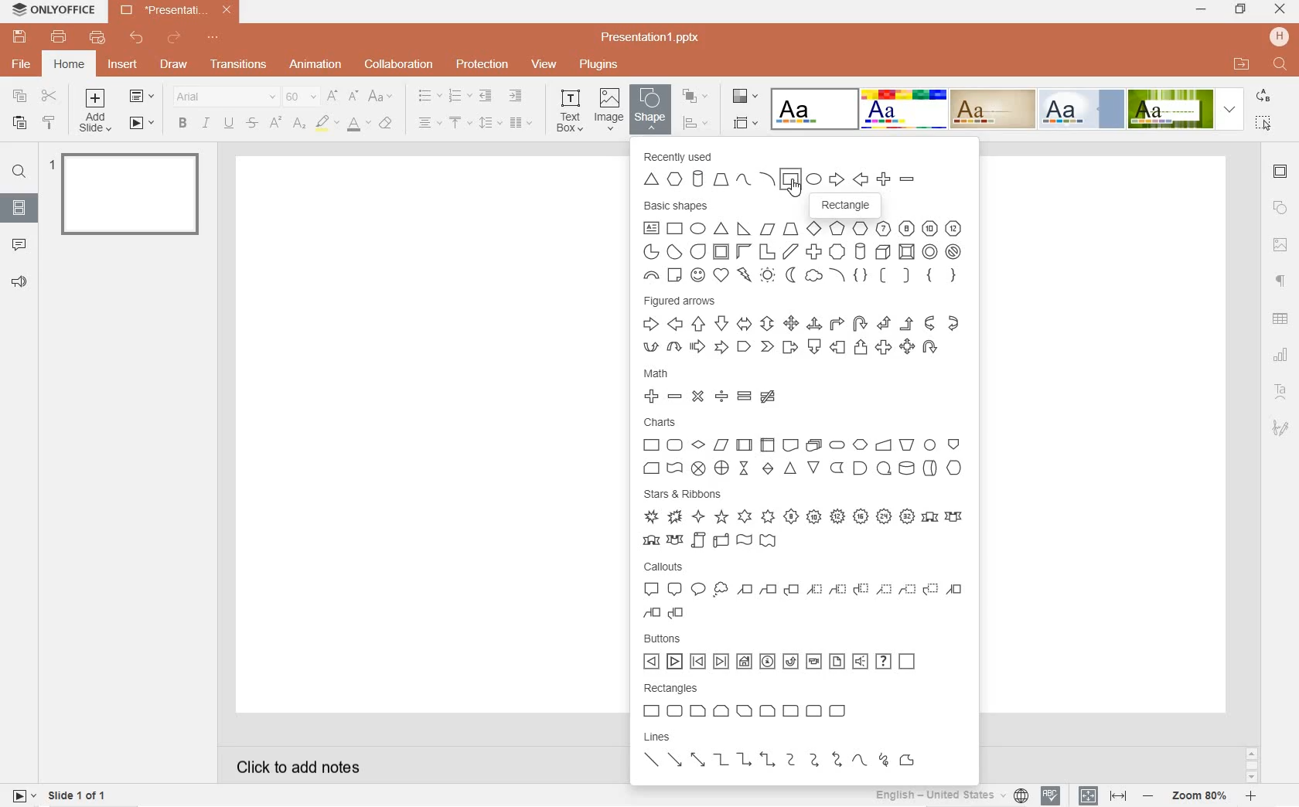  Describe the element at coordinates (275, 124) in the screenshot. I see `superscript` at that location.